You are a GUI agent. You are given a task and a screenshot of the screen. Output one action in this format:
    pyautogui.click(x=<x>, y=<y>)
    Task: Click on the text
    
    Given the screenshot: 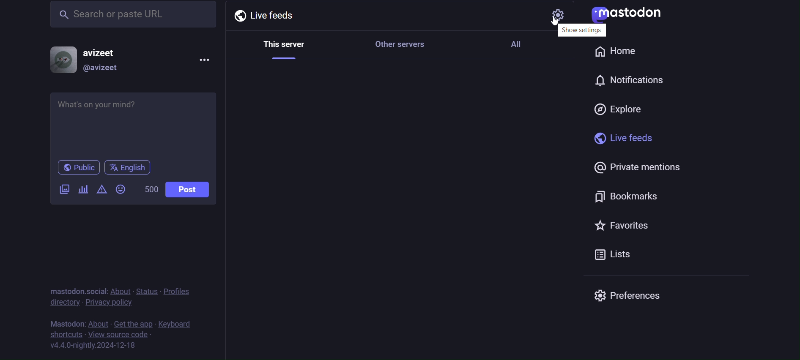 What is the action you would take?
    pyautogui.click(x=63, y=322)
    